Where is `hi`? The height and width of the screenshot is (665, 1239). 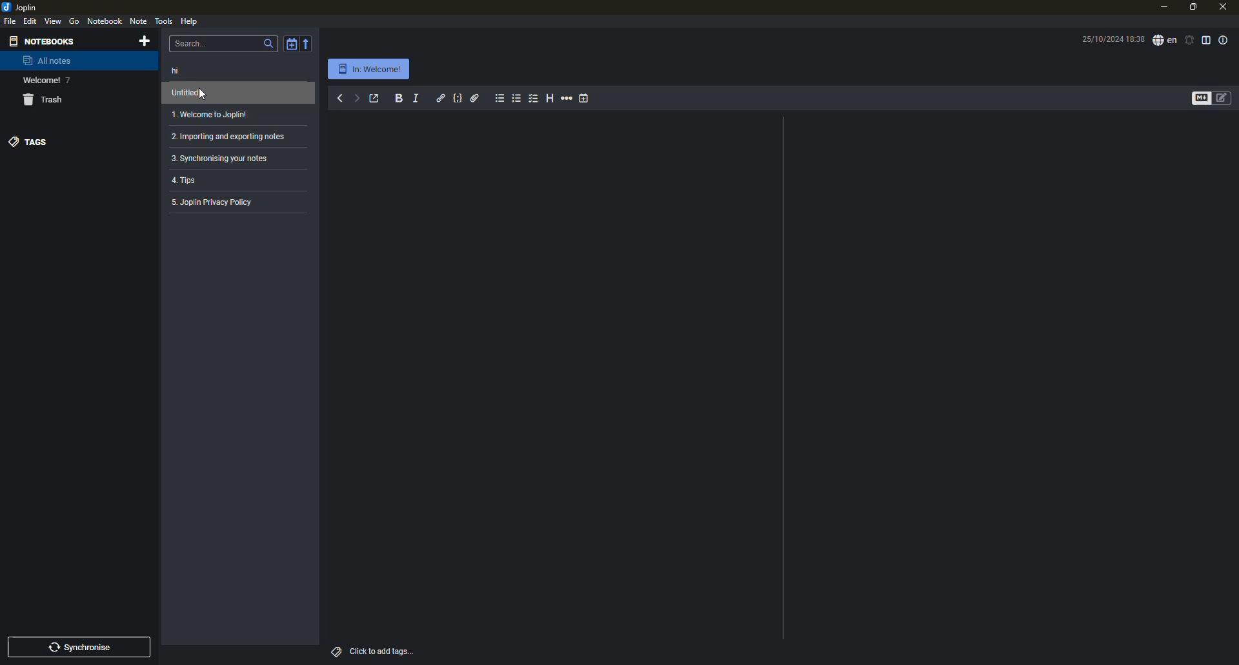
hi is located at coordinates (176, 71).